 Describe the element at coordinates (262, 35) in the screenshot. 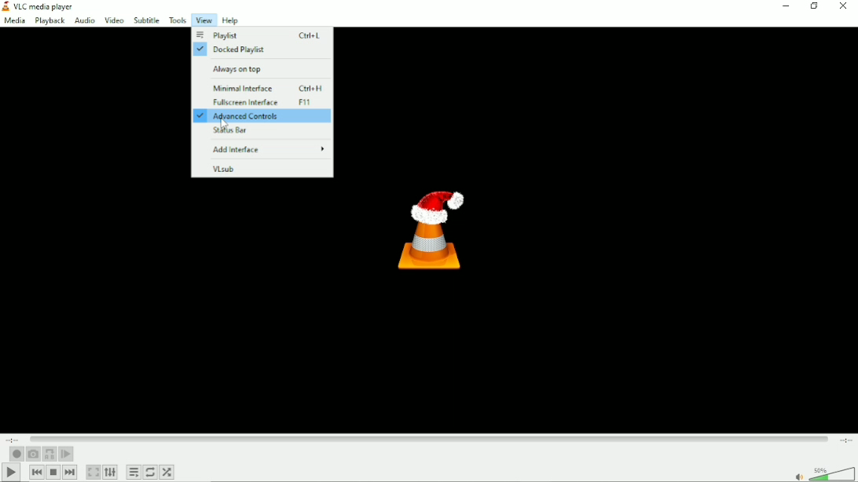

I see `Playlist` at that location.